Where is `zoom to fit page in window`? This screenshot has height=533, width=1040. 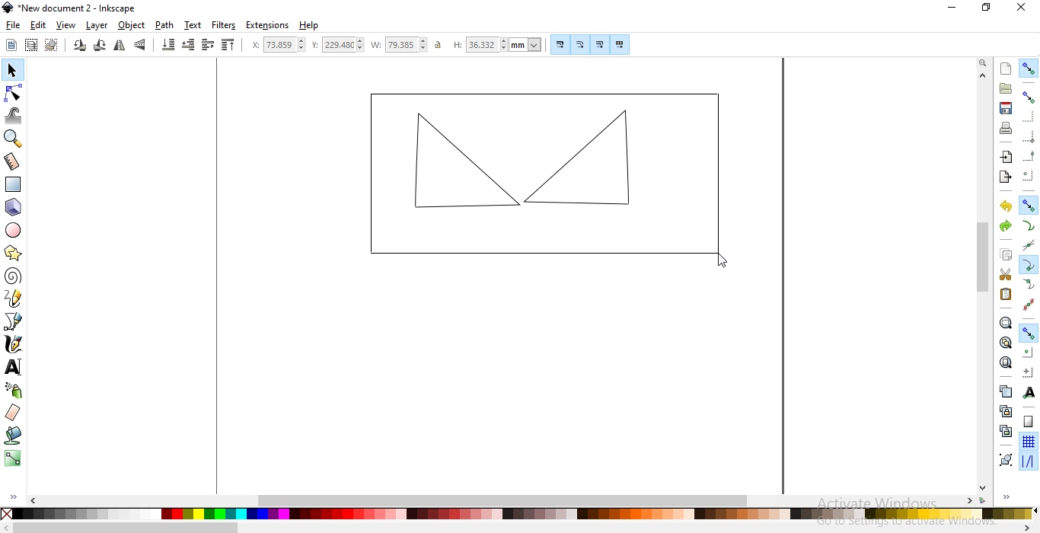 zoom to fit page in window is located at coordinates (1006, 362).